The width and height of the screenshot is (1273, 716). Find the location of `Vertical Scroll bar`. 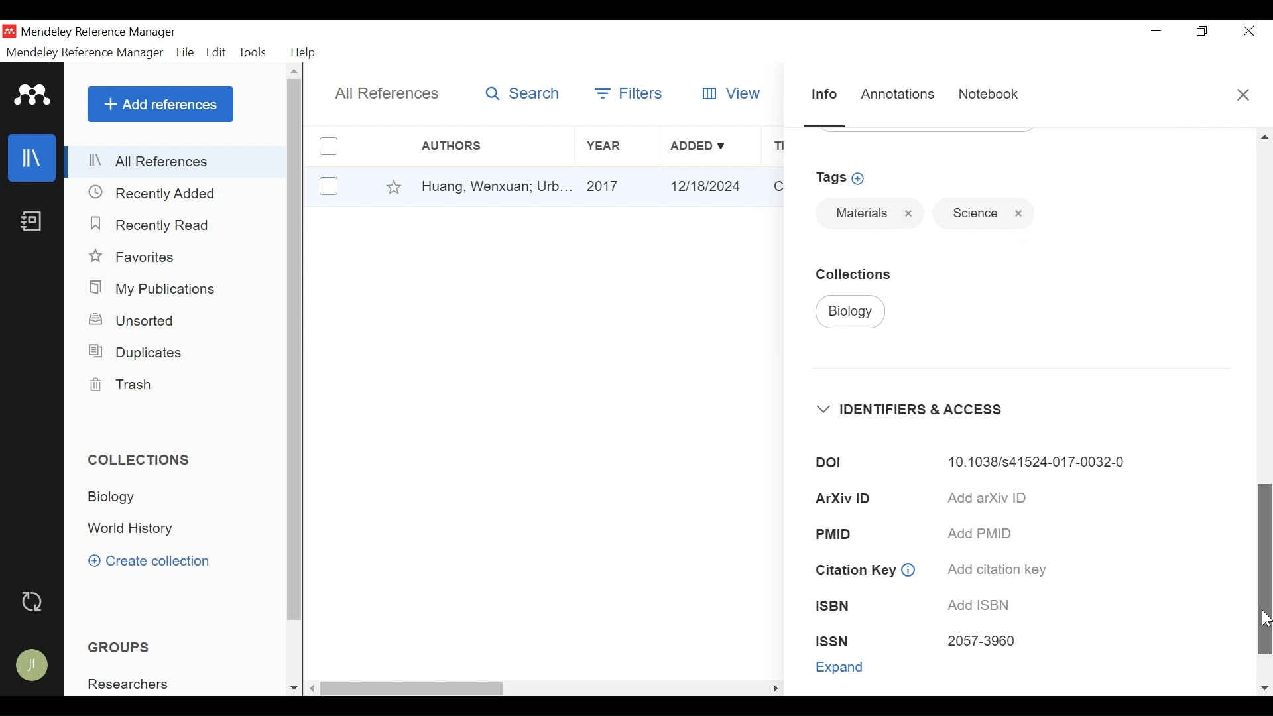

Vertical Scroll bar is located at coordinates (1263, 568).